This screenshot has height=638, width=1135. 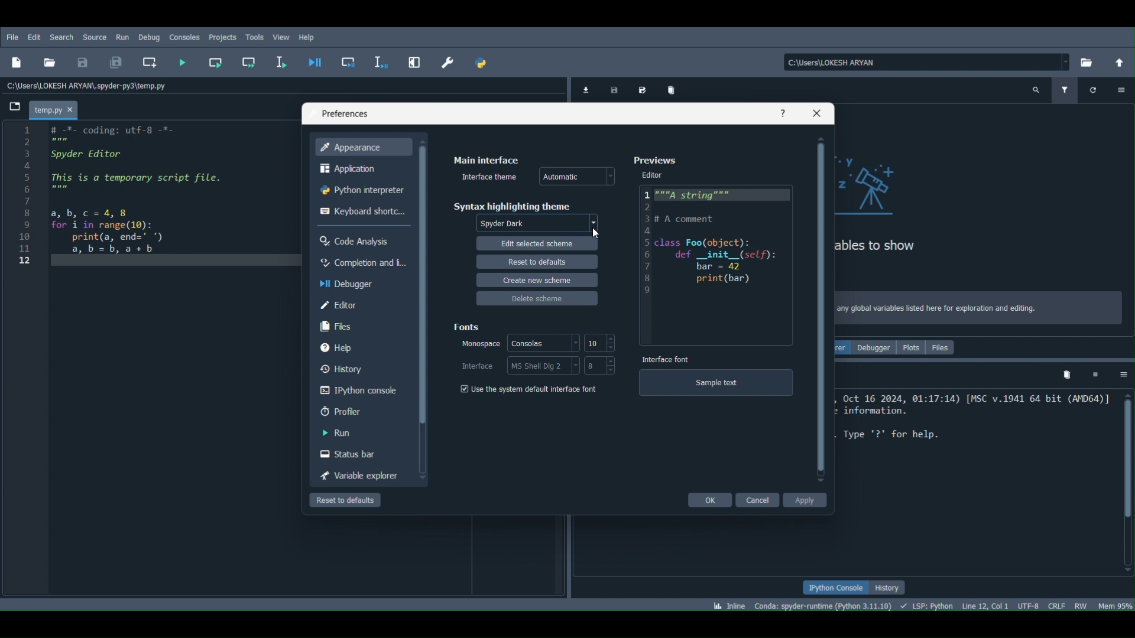 What do you see at coordinates (137, 198) in the screenshot?
I see `1  # -%- coding: utf-8 -*-
PE

3 Spyder Editor

a

5 This is a temporary script file.
§ mem

7

8 a bc=4,8

9 for i in range(10):

10 print(a, end=" *)
11 a,b=b,a+bh

12` at bounding box center [137, 198].